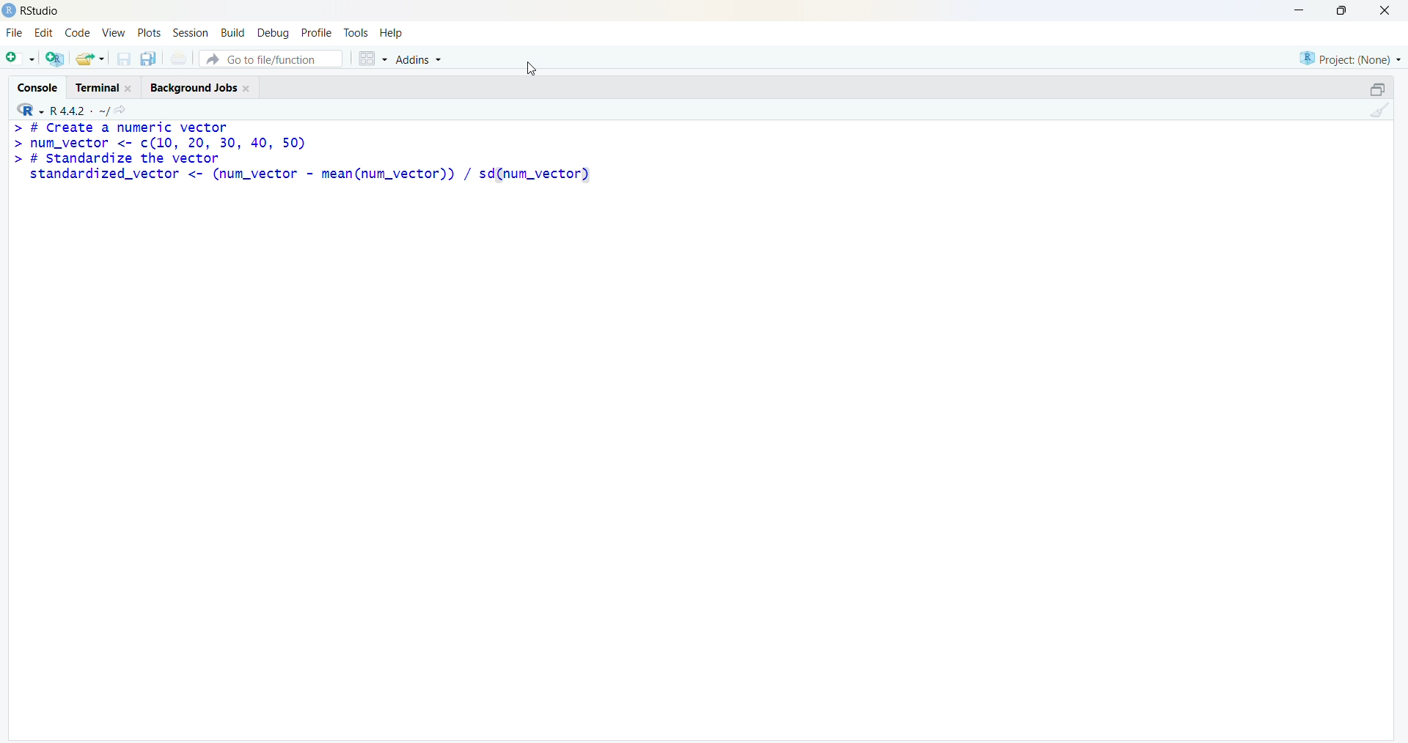  I want to click on addins, so click(419, 60).